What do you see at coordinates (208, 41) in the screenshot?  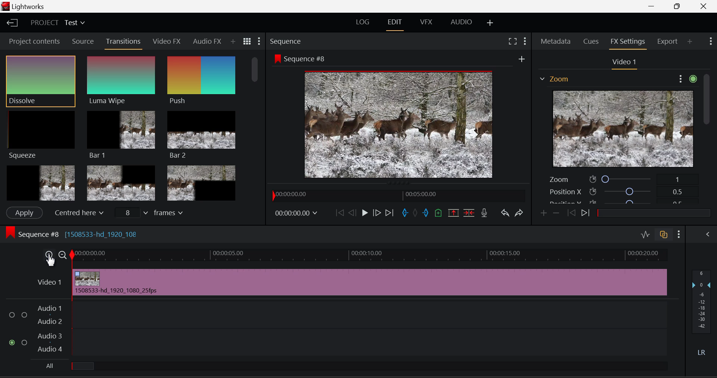 I see `Audio FX` at bounding box center [208, 41].